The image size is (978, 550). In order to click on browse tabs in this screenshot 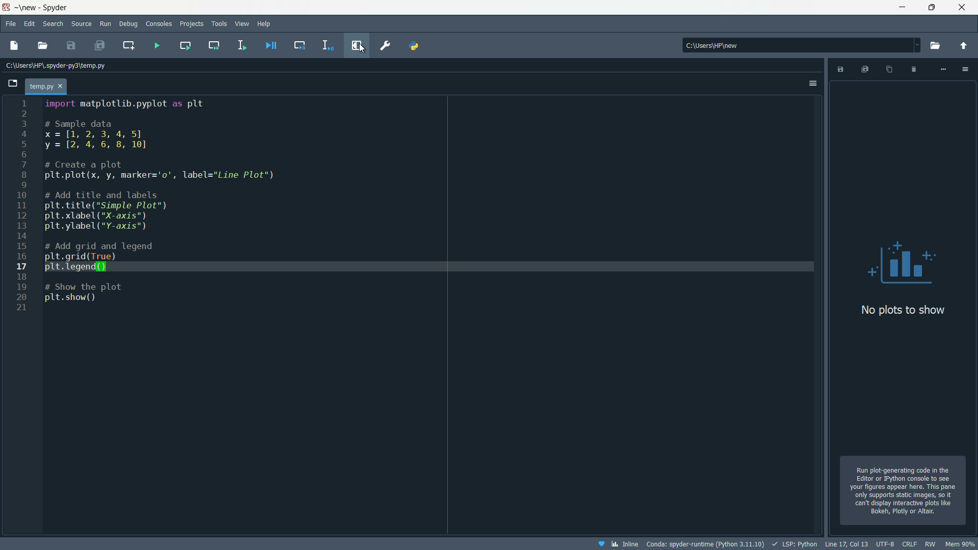, I will do `click(13, 84)`.